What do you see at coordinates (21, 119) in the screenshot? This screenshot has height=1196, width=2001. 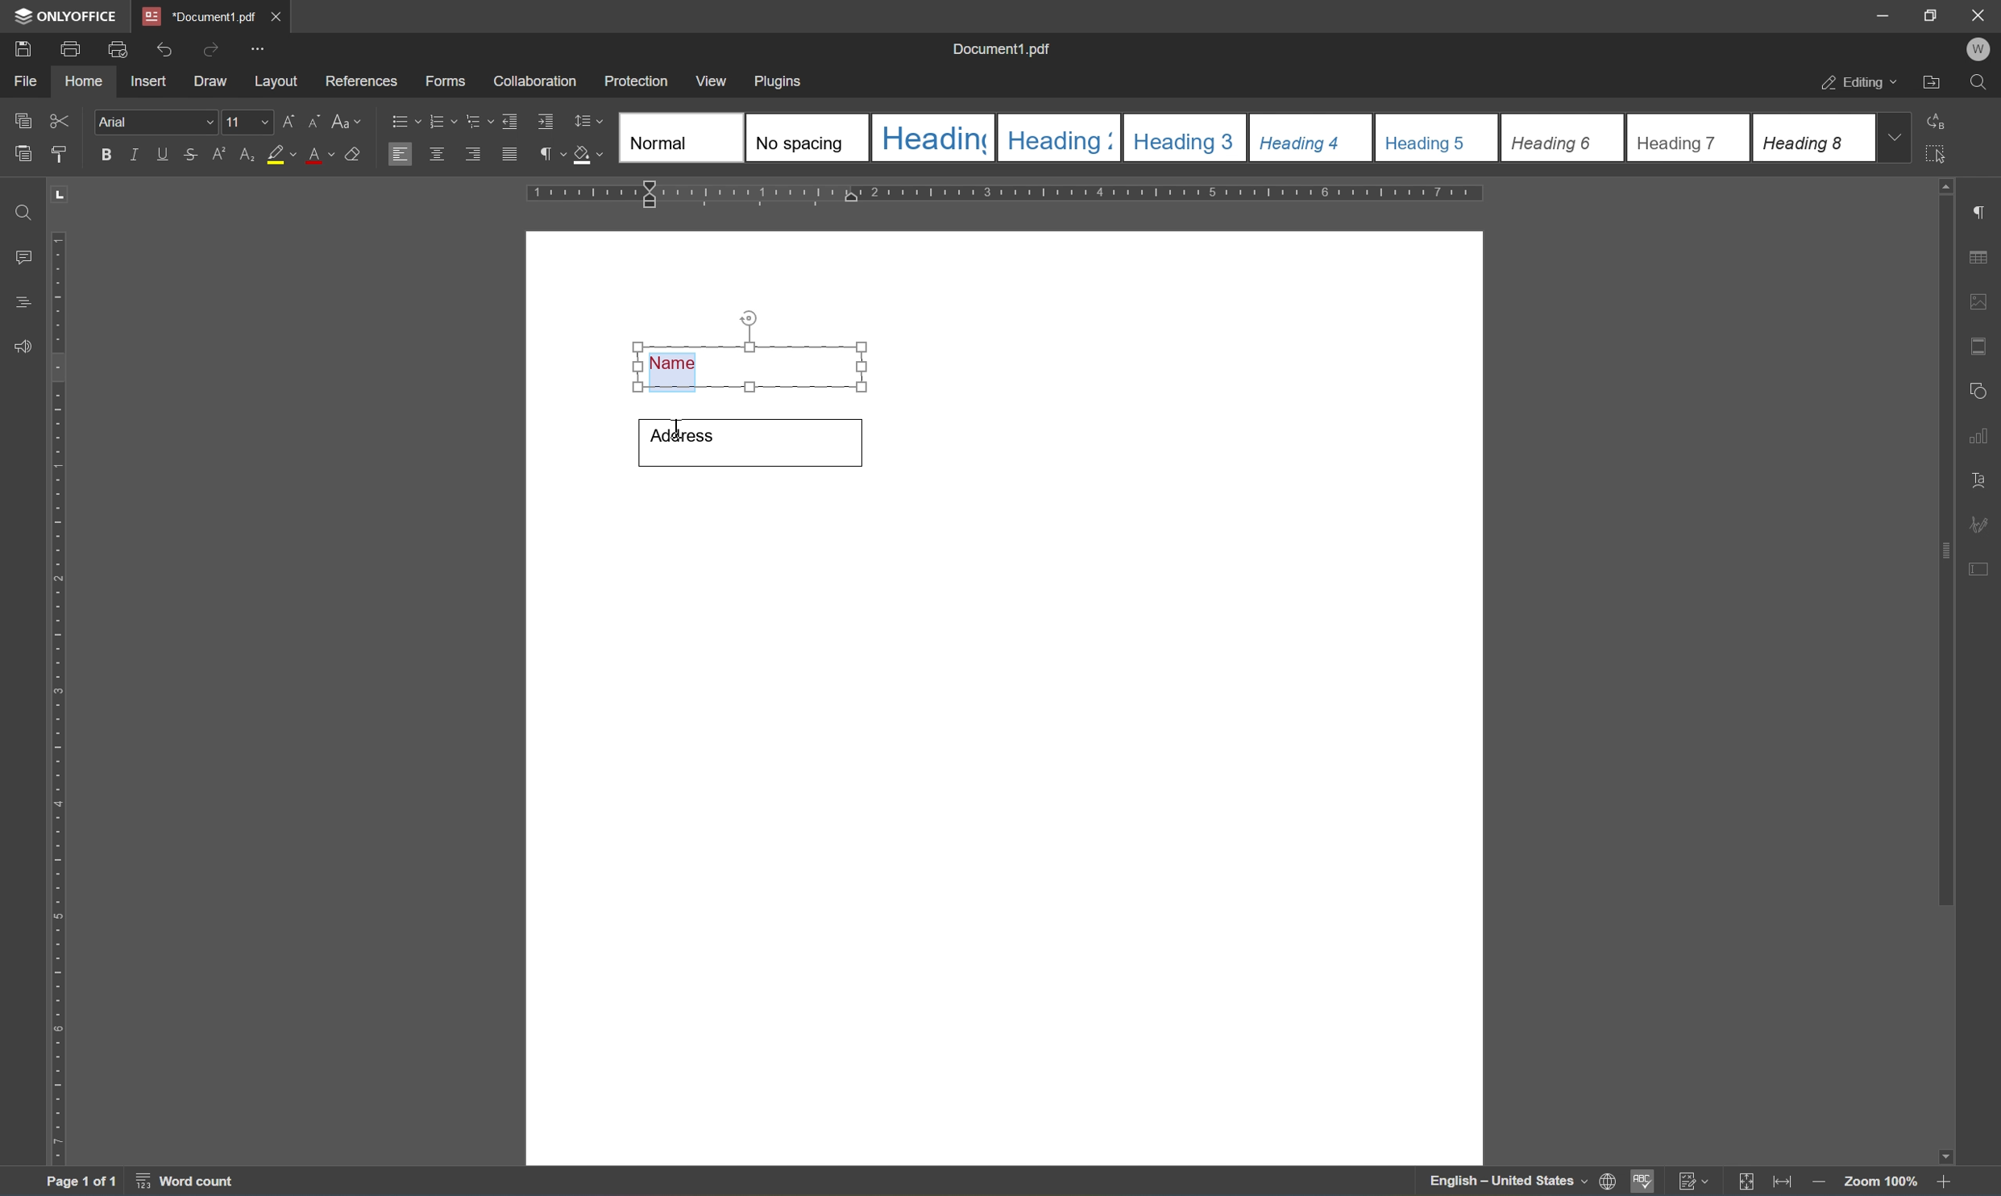 I see `copy` at bounding box center [21, 119].